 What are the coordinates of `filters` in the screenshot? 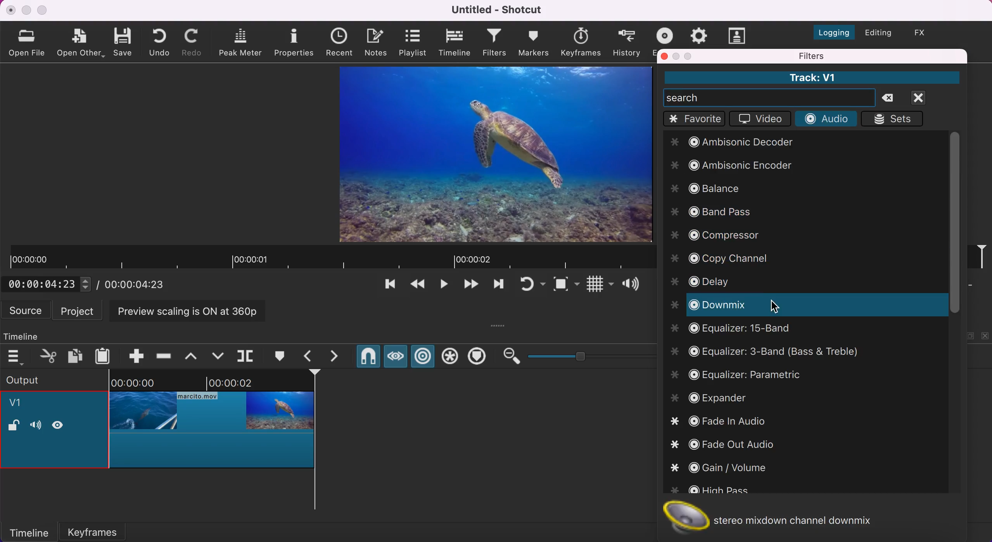 It's located at (495, 43).